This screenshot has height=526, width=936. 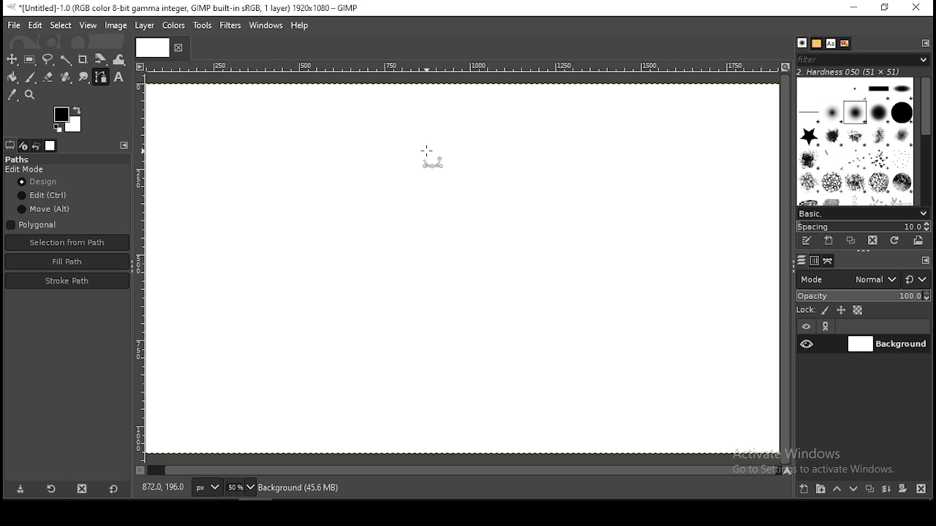 I want to click on paintbrush tool, so click(x=29, y=77).